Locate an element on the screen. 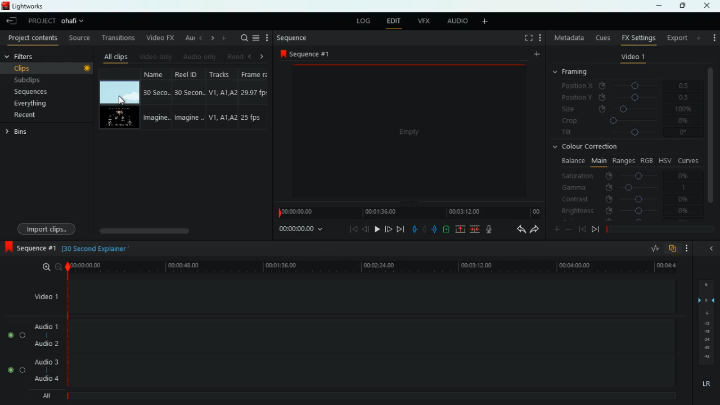  forward is located at coordinates (389, 229).